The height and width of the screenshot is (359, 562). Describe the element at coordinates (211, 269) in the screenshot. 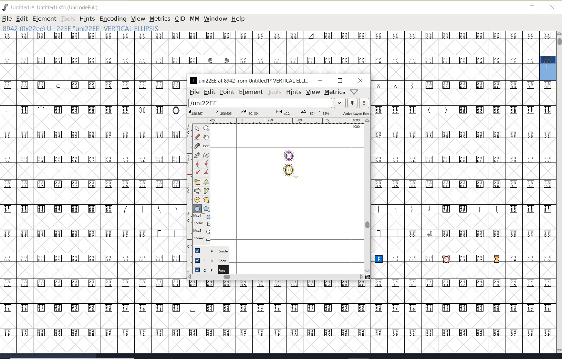

I see `foreground` at that location.